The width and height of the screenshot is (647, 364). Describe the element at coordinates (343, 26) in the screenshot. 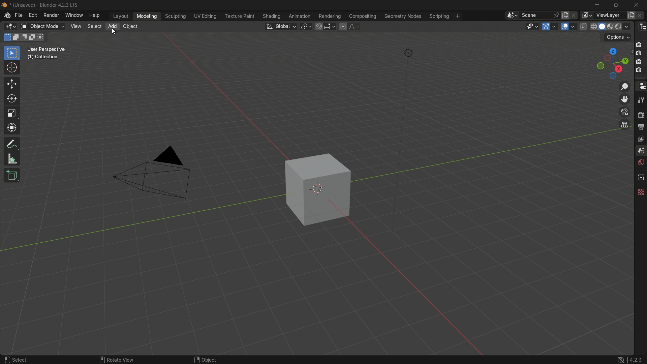

I see `proportional editing object` at that location.